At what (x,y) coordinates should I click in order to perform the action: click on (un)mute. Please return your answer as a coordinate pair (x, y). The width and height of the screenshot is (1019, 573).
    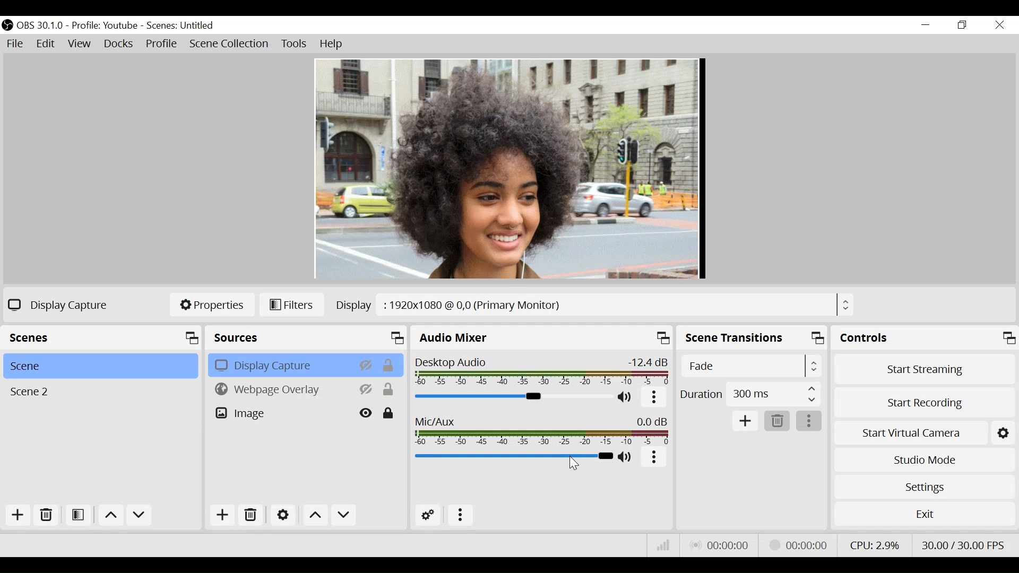
    Looking at the image, I should click on (628, 457).